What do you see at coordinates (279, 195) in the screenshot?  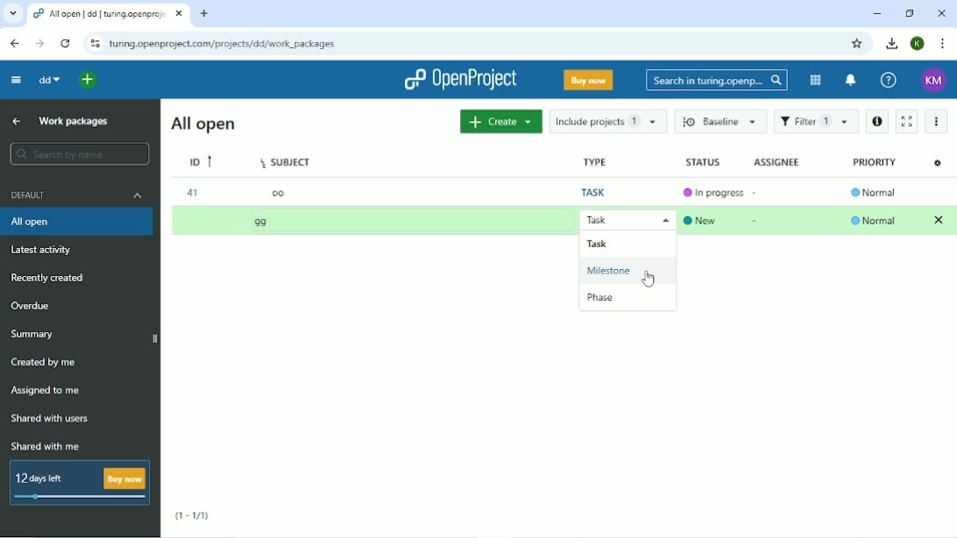 I see `oo` at bounding box center [279, 195].